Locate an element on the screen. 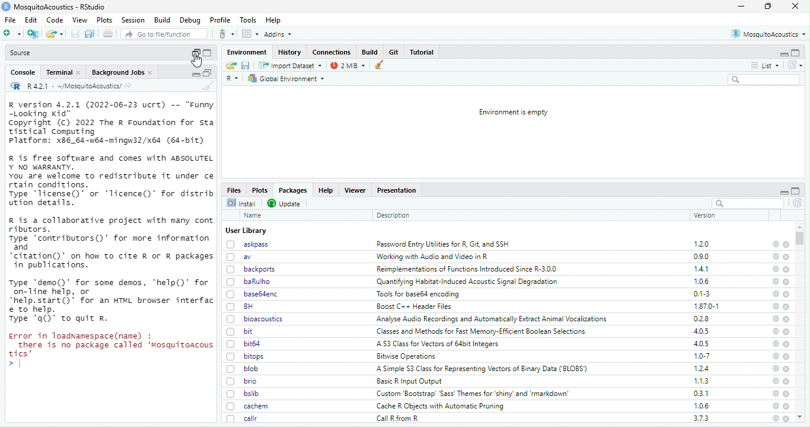 The height and width of the screenshot is (428, 810). Global Environment is located at coordinates (286, 79).